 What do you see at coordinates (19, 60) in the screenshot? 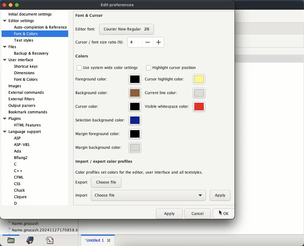
I see `User interface` at bounding box center [19, 60].